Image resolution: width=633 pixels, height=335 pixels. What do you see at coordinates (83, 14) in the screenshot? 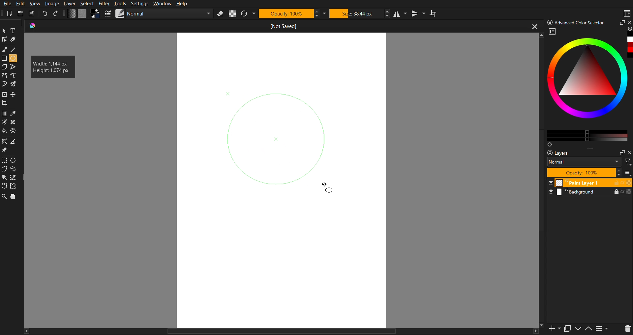
I see `Color Settings` at bounding box center [83, 14].